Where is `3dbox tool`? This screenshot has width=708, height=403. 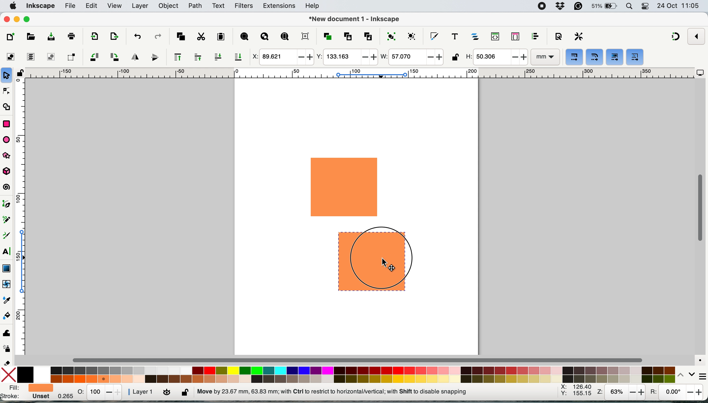 3dbox tool is located at coordinates (9, 172).